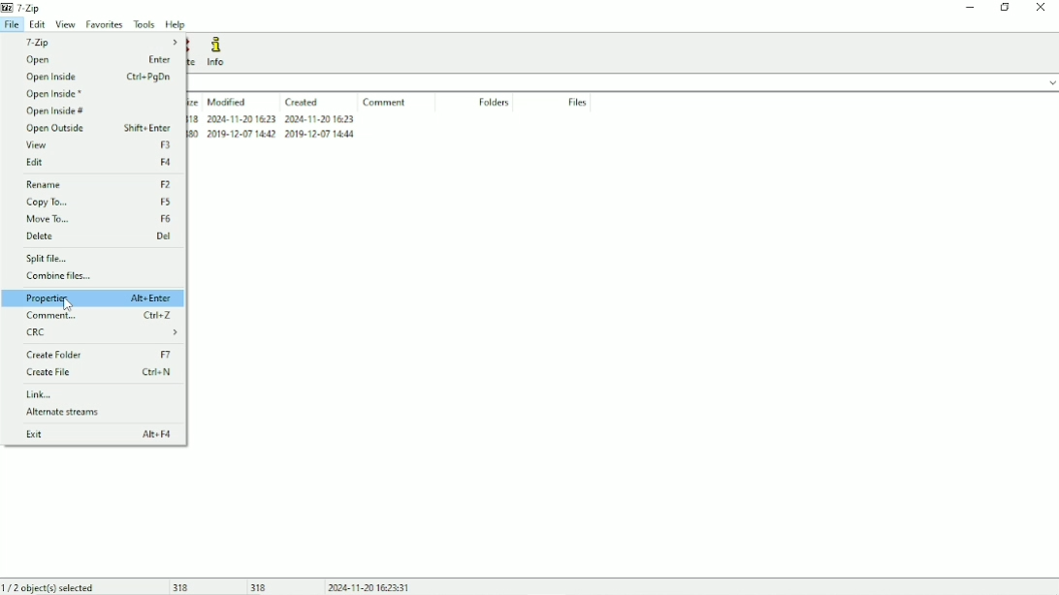 The height and width of the screenshot is (595, 1059). I want to click on Files, so click(578, 103).